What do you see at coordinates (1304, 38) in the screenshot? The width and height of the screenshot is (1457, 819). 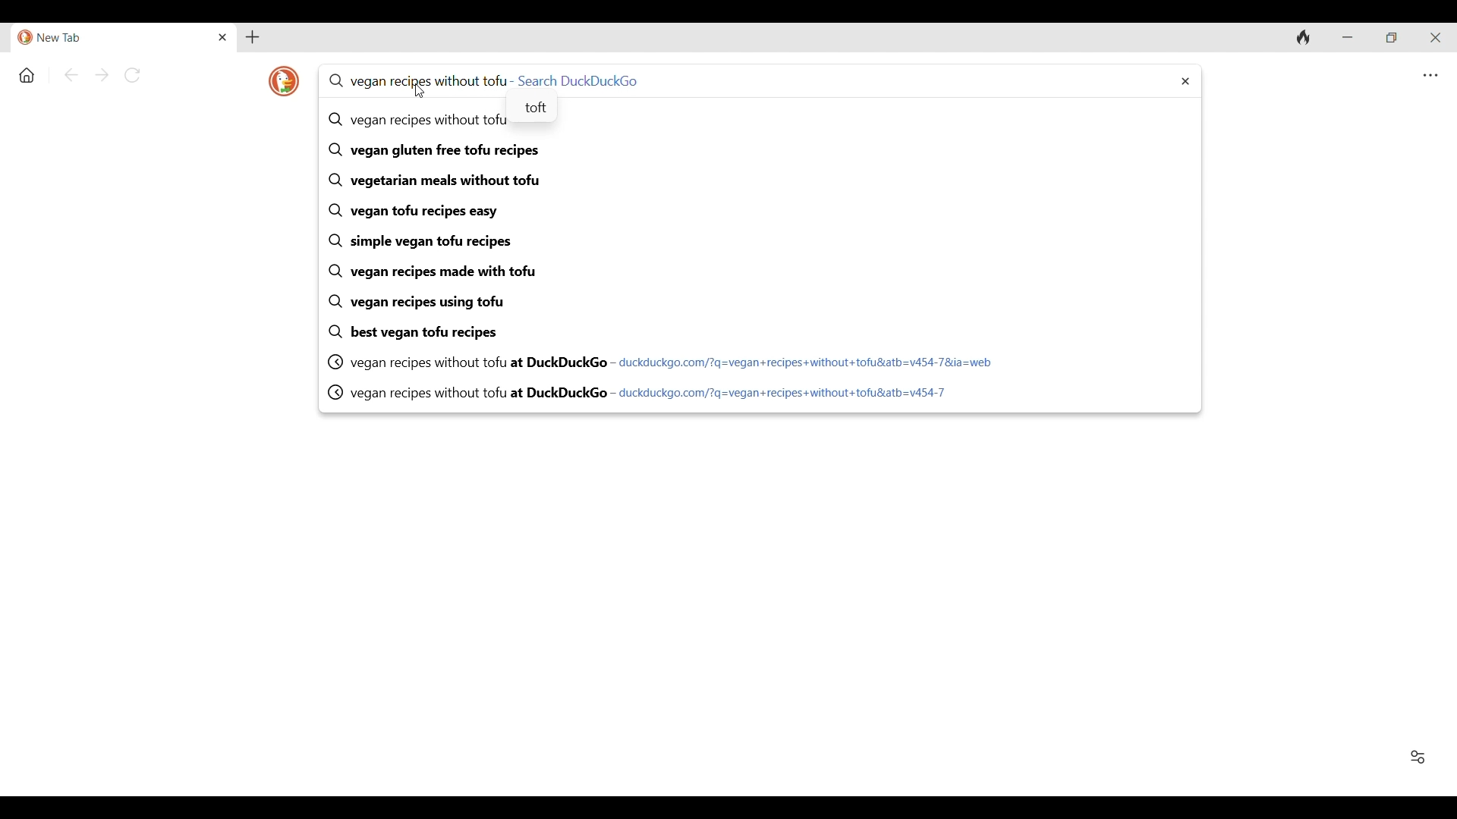 I see `Clear browsing history ` at bounding box center [1304, 38].